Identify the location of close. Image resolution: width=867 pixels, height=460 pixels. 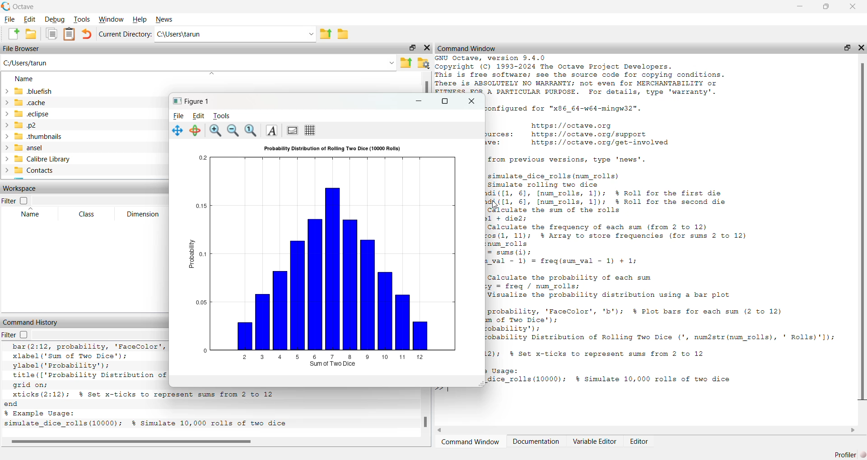
(426, 48).